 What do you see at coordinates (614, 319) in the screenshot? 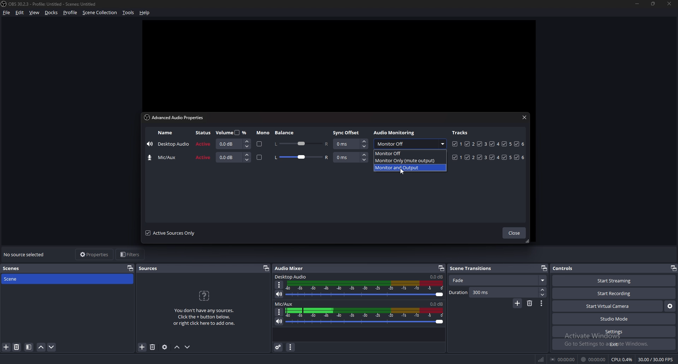
I see `studio mode` at bounding box center [614, 319].